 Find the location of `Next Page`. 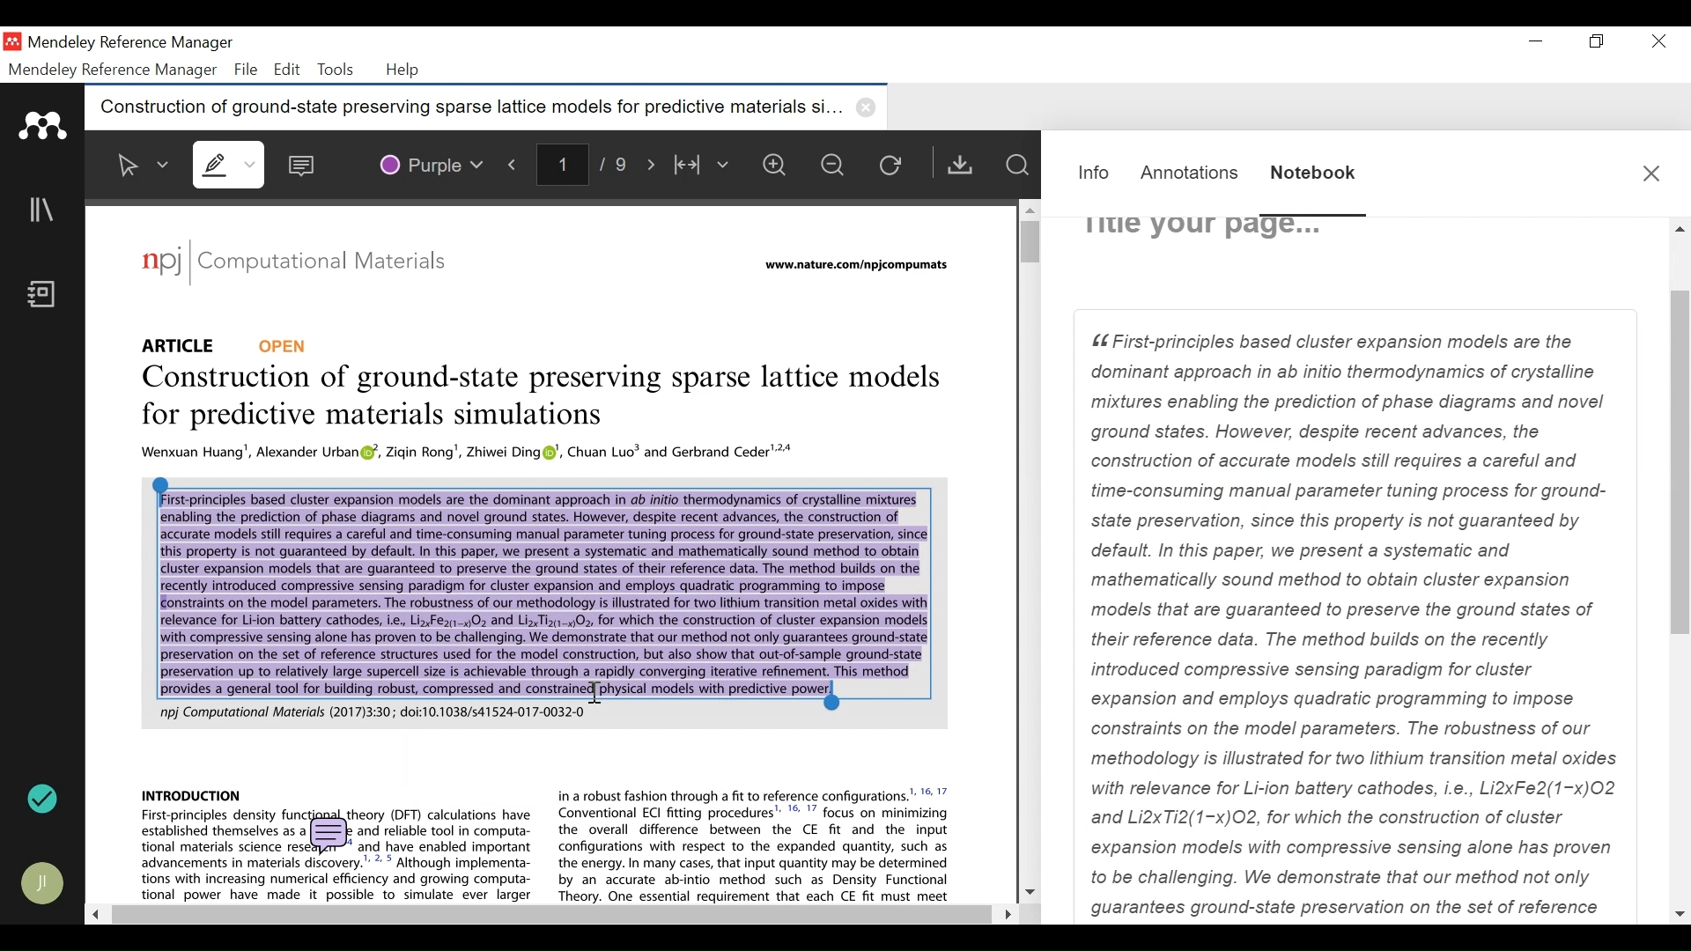

Next Page is located at coordinates (654, 162).